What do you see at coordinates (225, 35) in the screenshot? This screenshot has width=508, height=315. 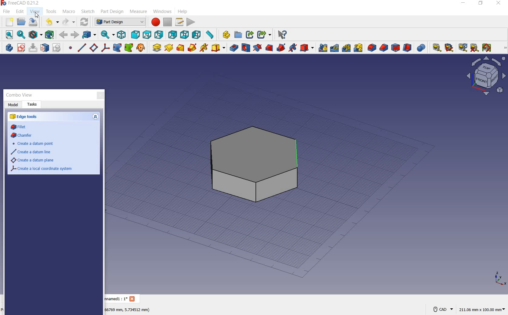 I see `create part` at bounding box center [225, 35].